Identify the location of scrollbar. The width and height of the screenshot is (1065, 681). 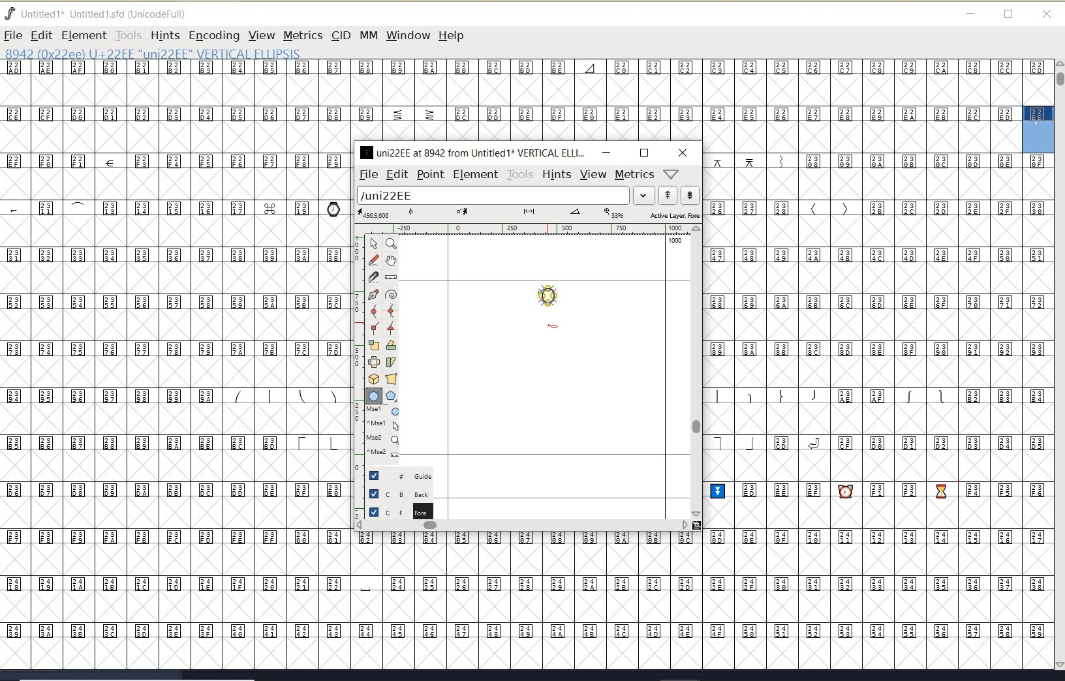
(695, 371).